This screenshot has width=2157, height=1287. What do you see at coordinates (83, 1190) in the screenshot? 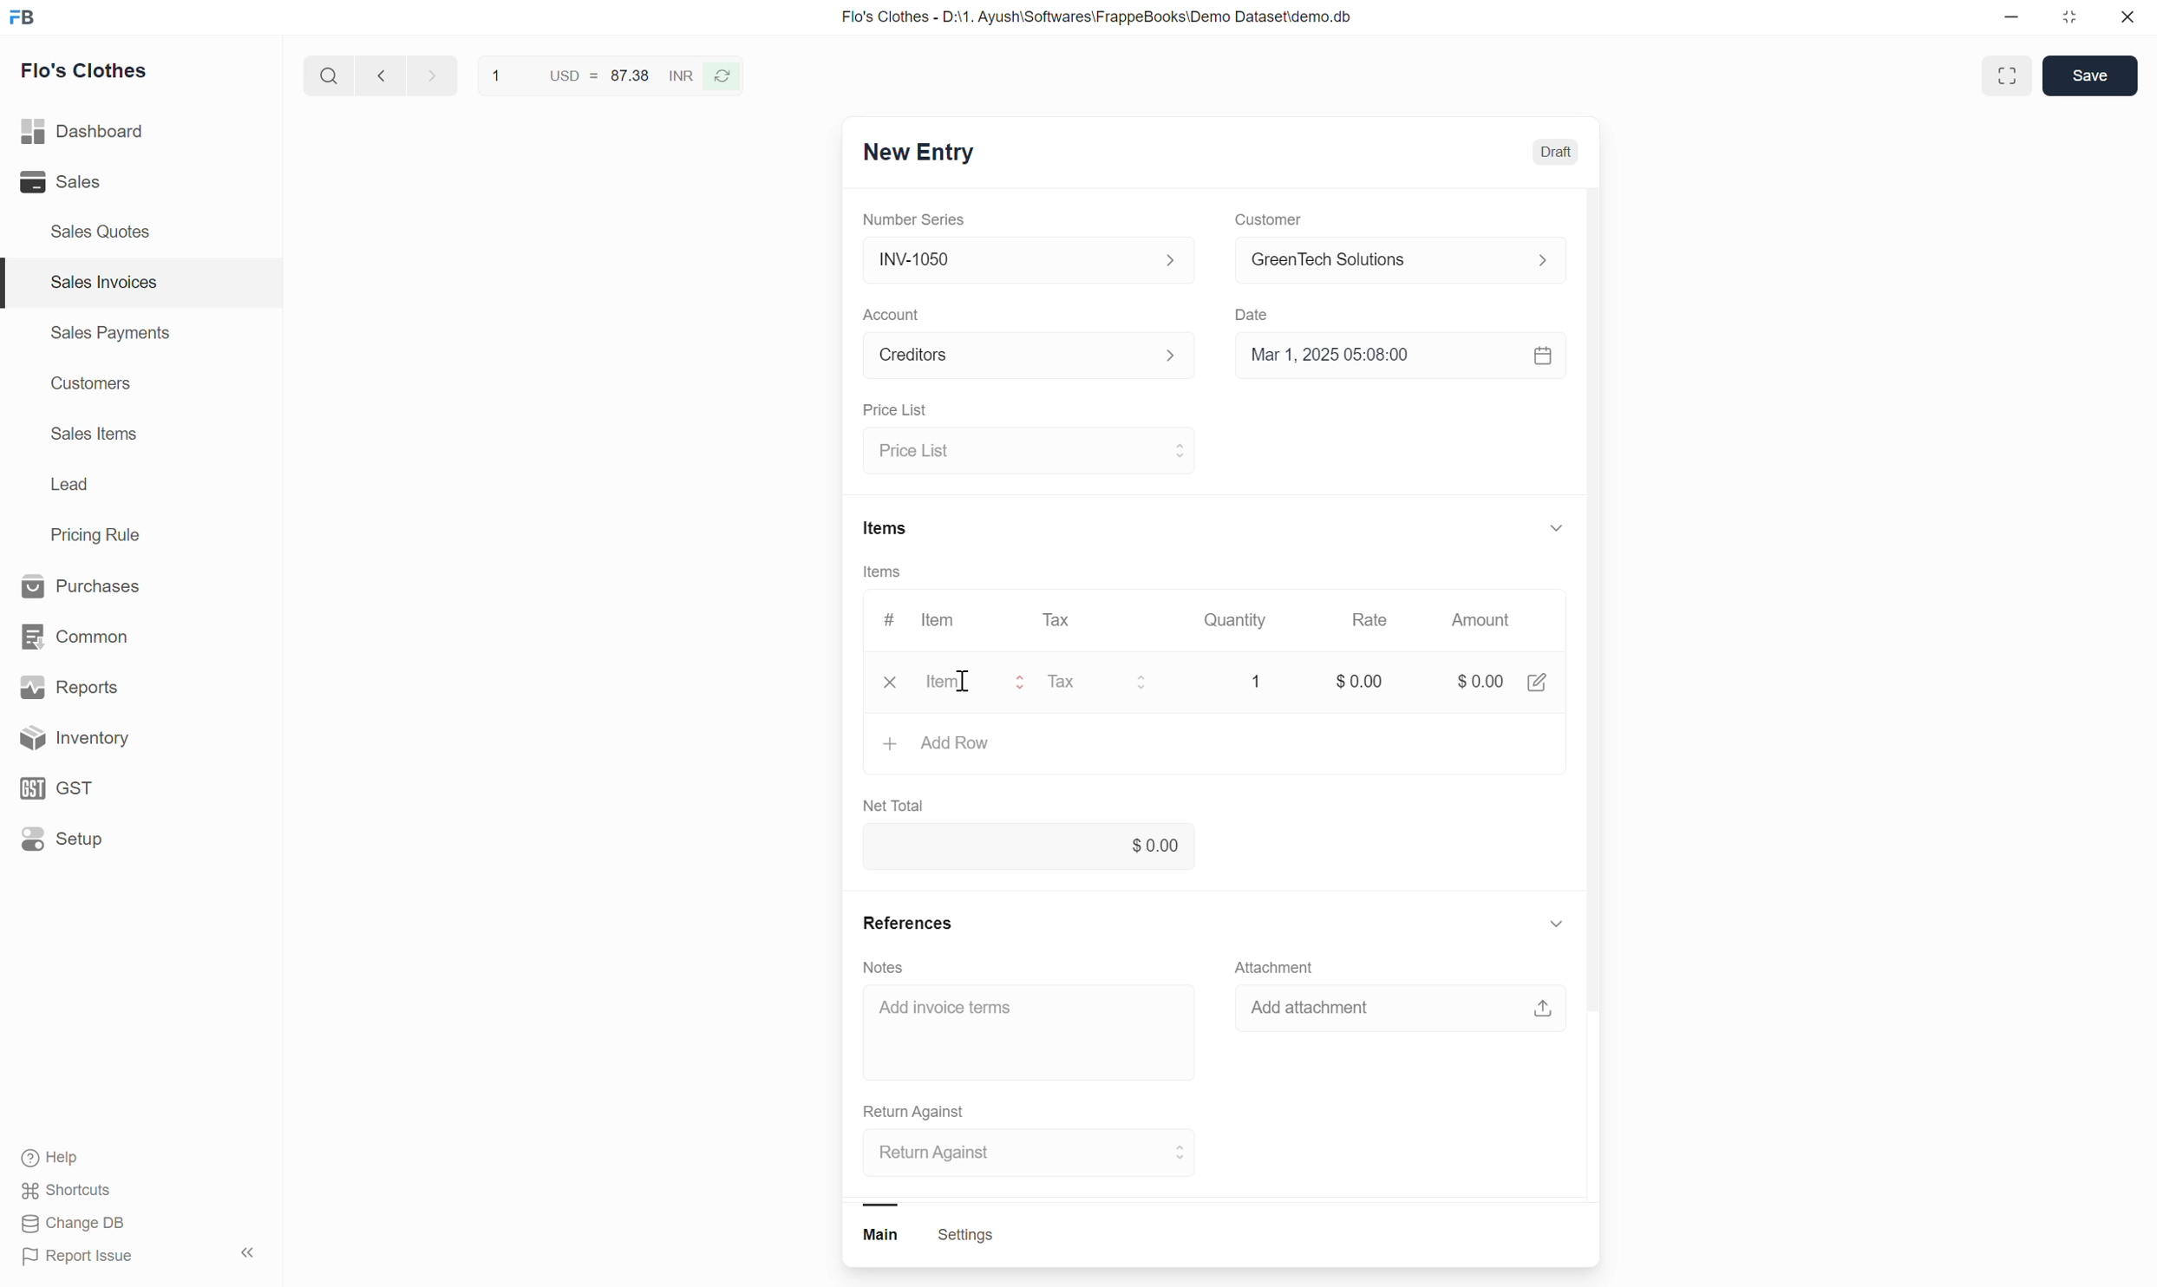
I see `shortcuts ` at bounding box center [83, 1190].